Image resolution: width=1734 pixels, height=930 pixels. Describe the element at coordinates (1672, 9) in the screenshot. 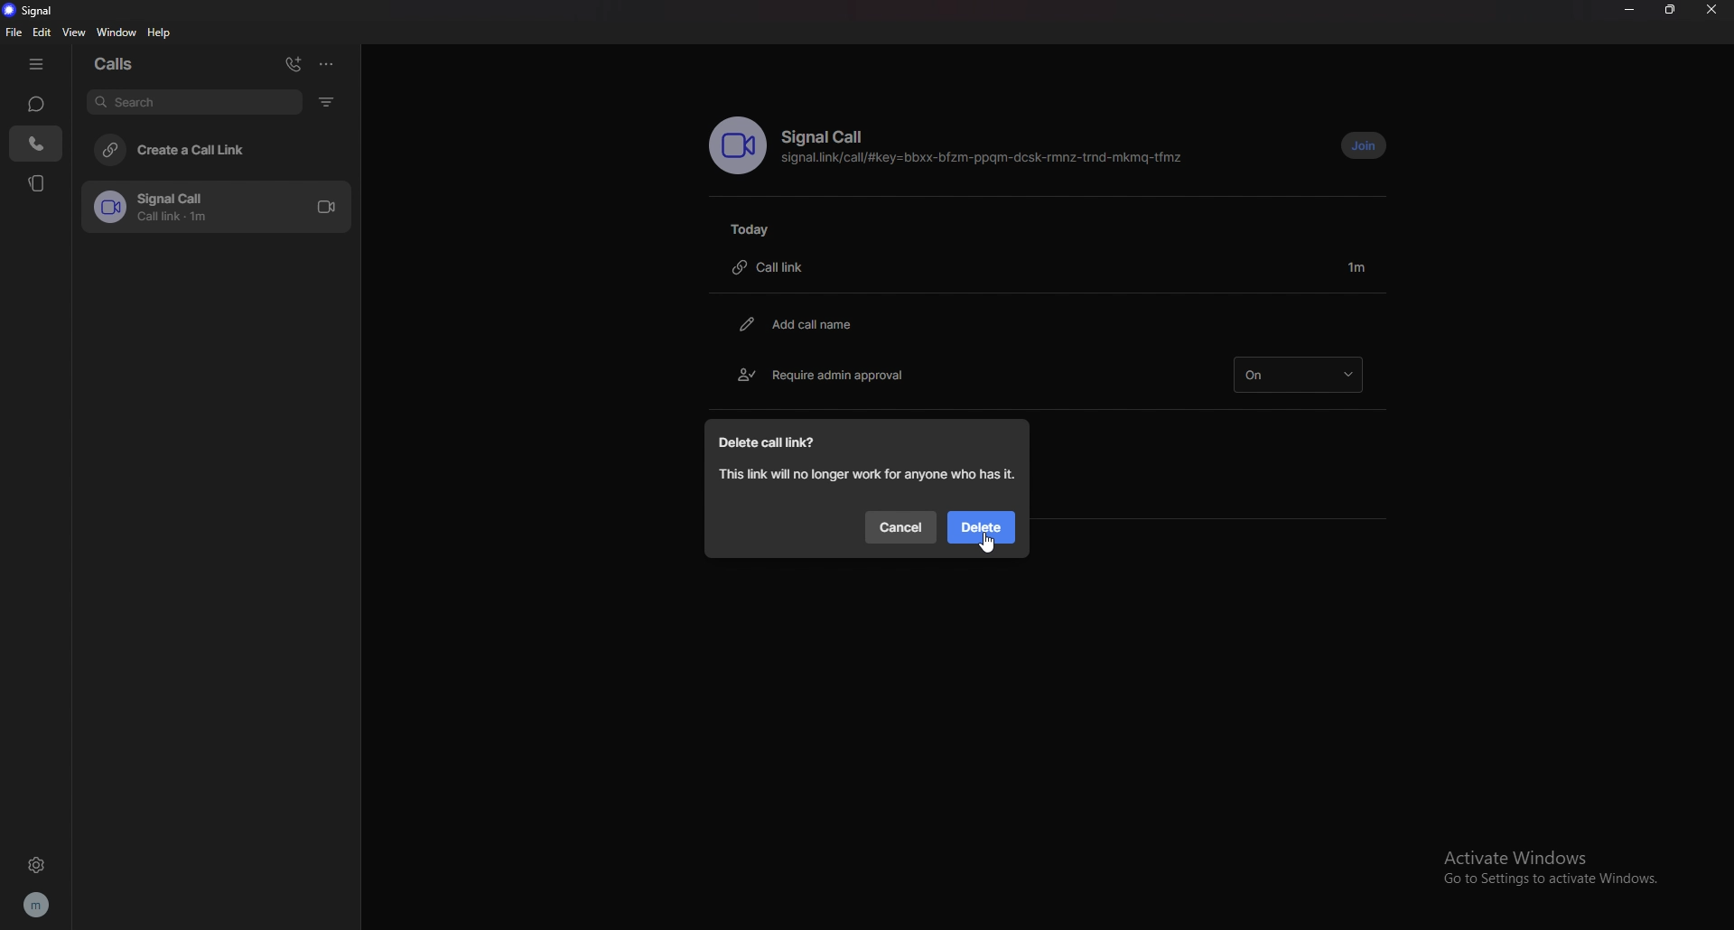

I see `resize` at that location.